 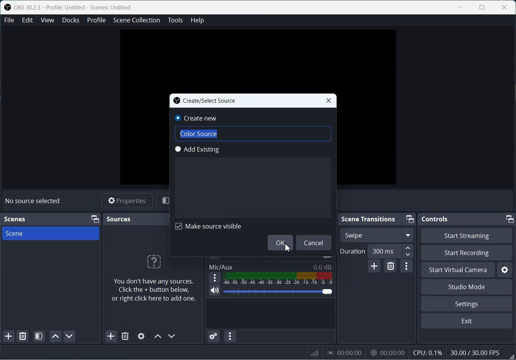 I want to click on Settings, so click(x=505, y=270).